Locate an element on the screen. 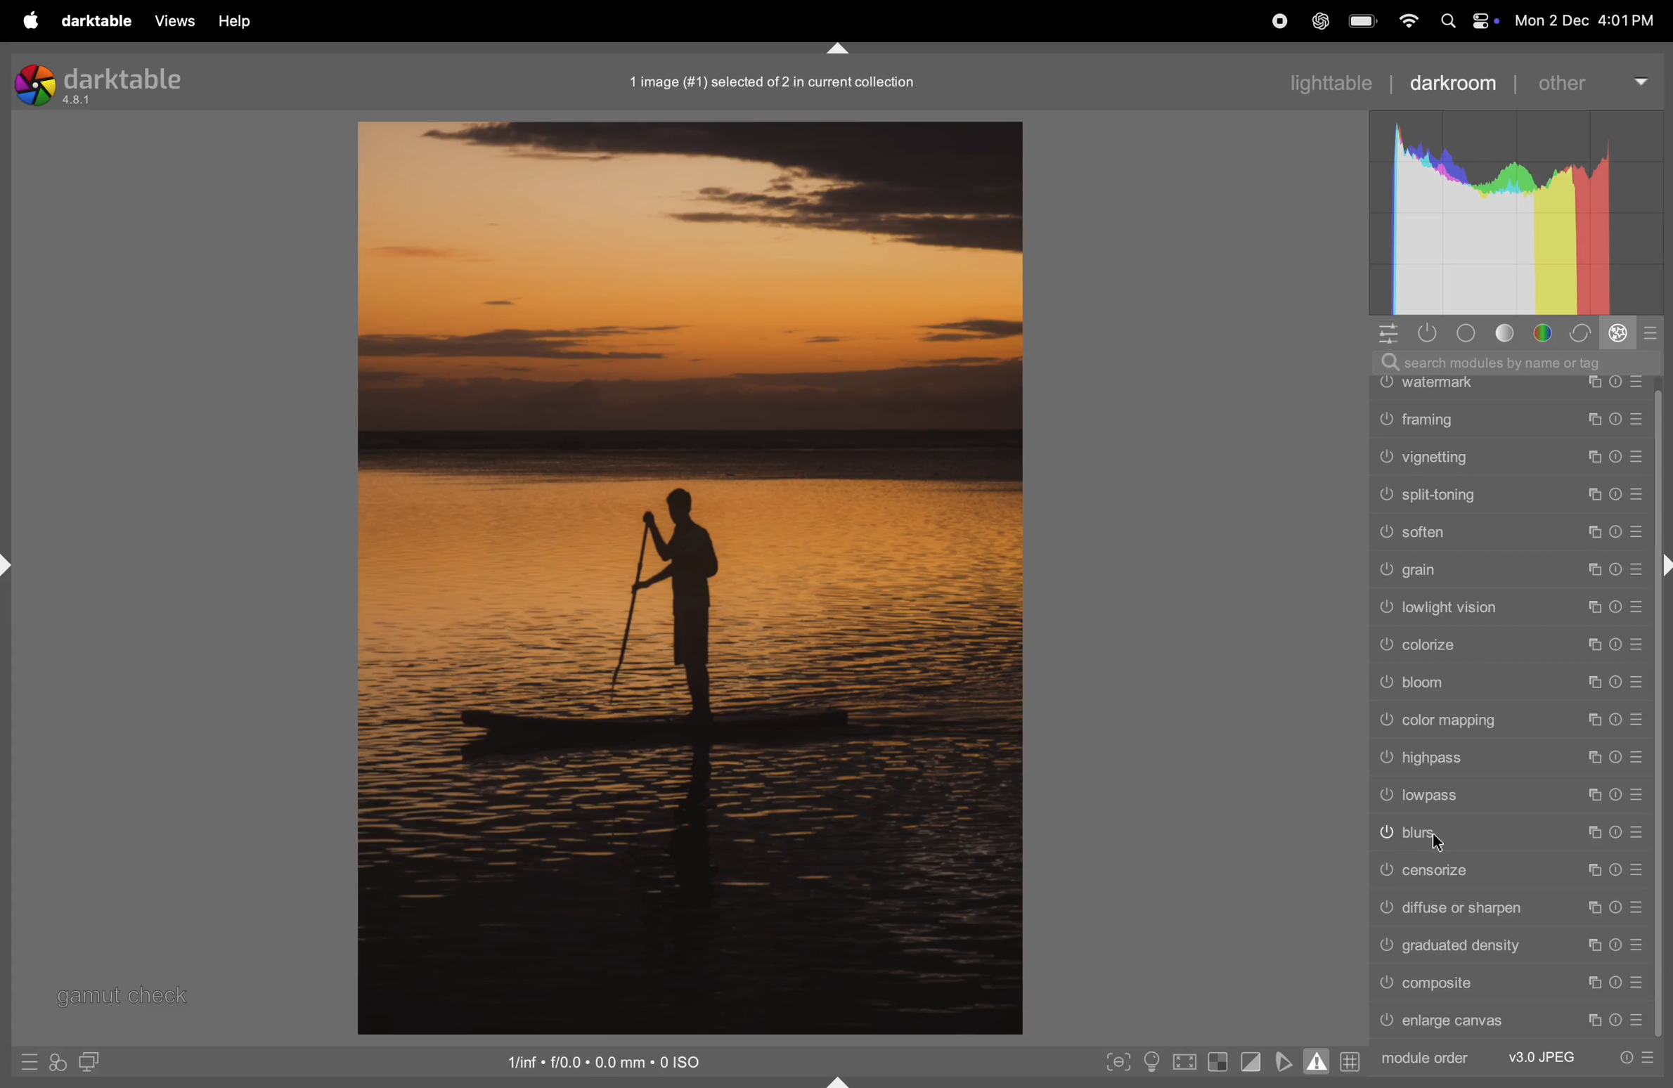  tone is located at coordinates (1511, 332).